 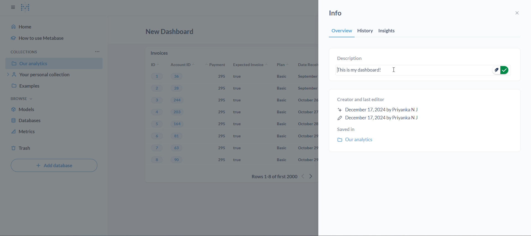 What do you see at coordinates (337, 32) in the screenshot?
I see `overview` at bounding box center [337, 32].